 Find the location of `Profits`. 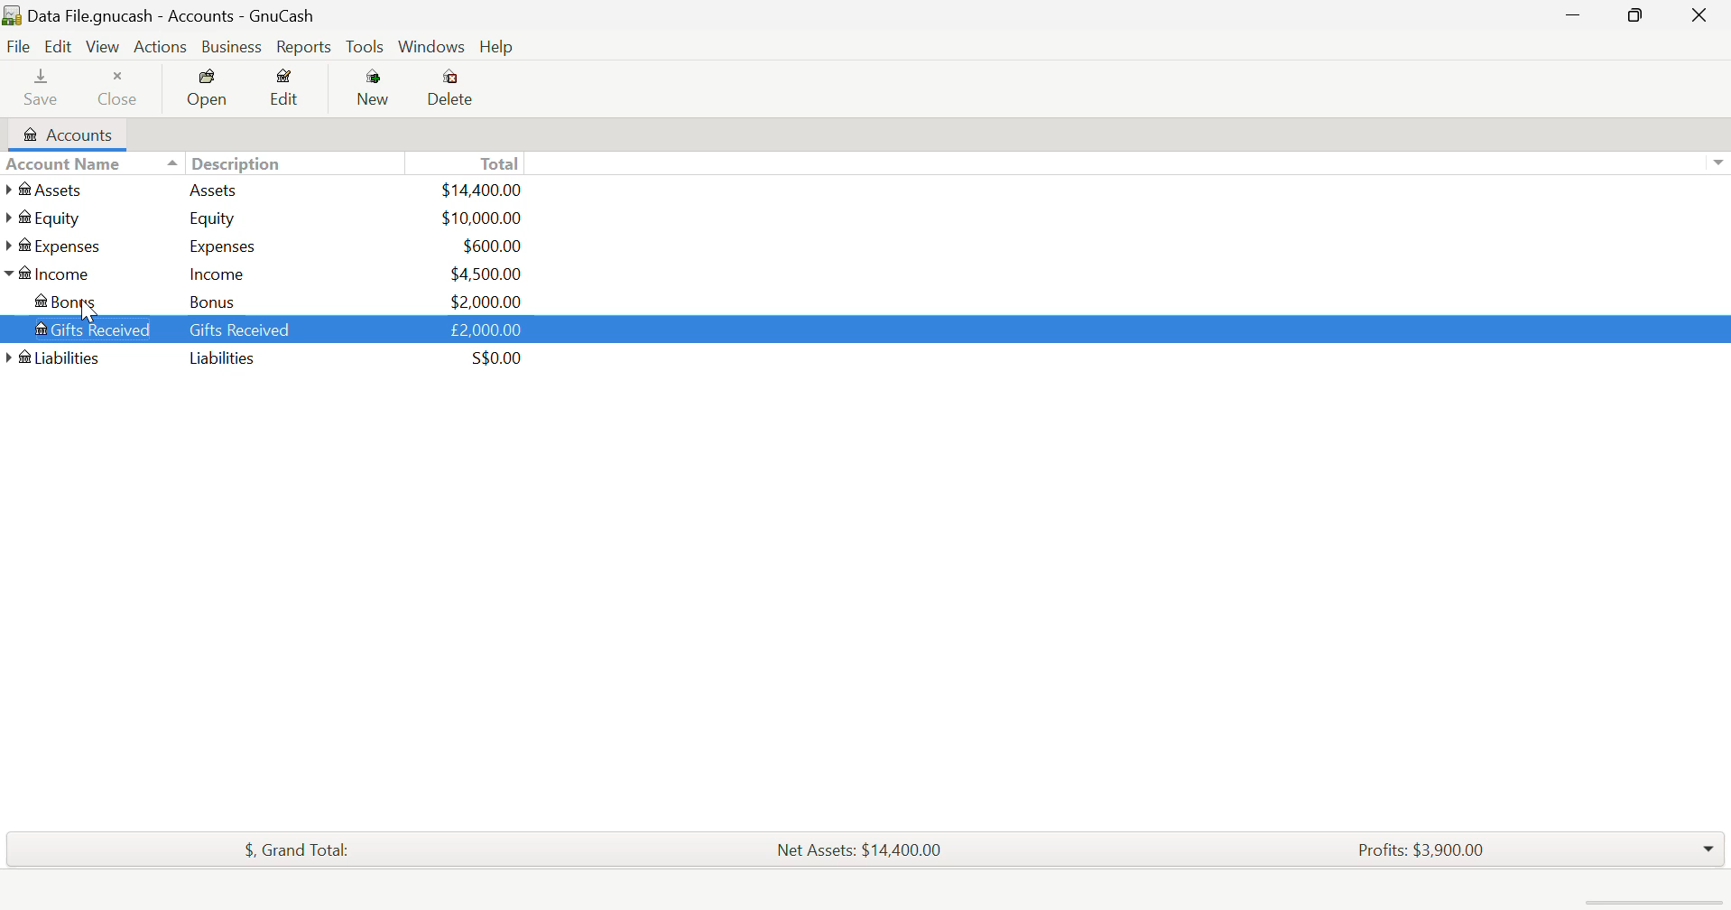

Profits is located at coordinates (1426, 848).